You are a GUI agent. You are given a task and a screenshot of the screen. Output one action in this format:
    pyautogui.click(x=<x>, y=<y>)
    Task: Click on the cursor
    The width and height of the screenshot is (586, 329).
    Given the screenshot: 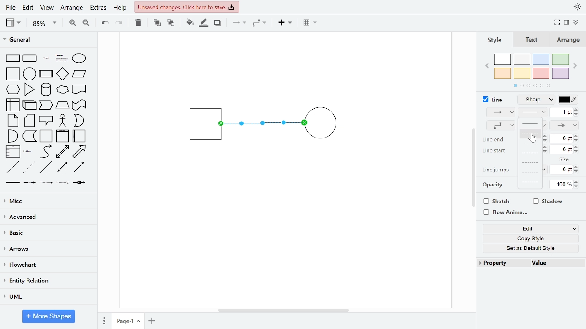 What is the action you would take?
    pyautogui.click(x=534, y=138)
    